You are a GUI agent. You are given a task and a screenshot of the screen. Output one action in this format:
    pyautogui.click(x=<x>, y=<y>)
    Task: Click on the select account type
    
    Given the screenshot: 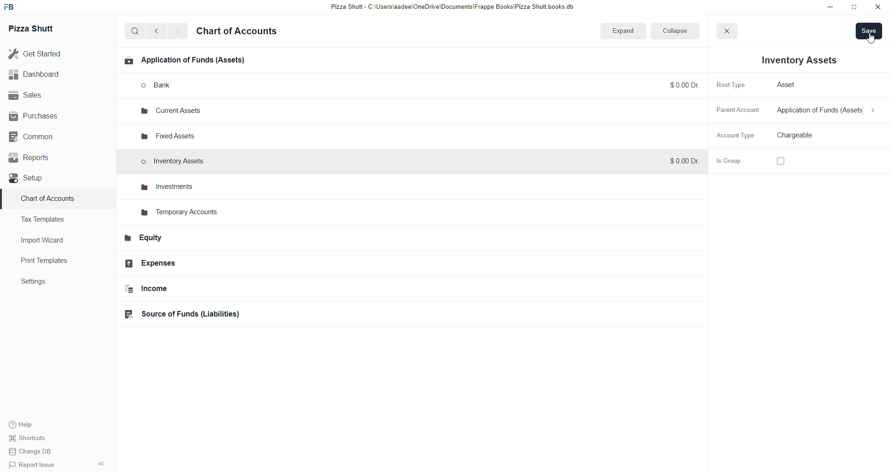 What is the action you would take?
    pyautogui.click(x=803, y=136)
    